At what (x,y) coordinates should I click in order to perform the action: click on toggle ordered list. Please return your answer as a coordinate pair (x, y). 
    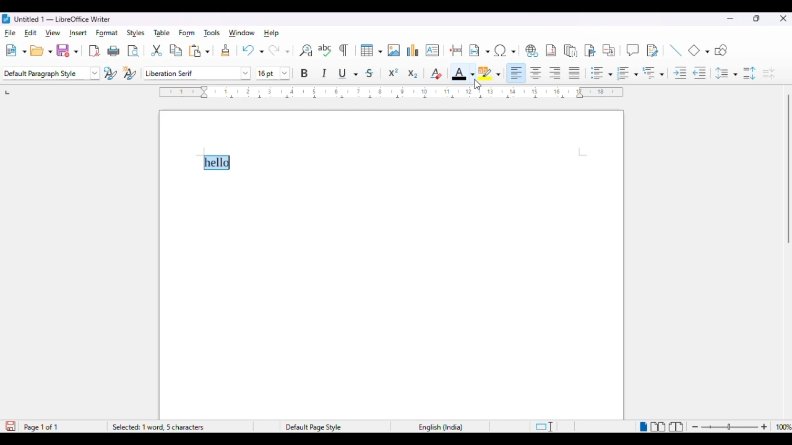
    Looking at the image, I should click on (627, 73).